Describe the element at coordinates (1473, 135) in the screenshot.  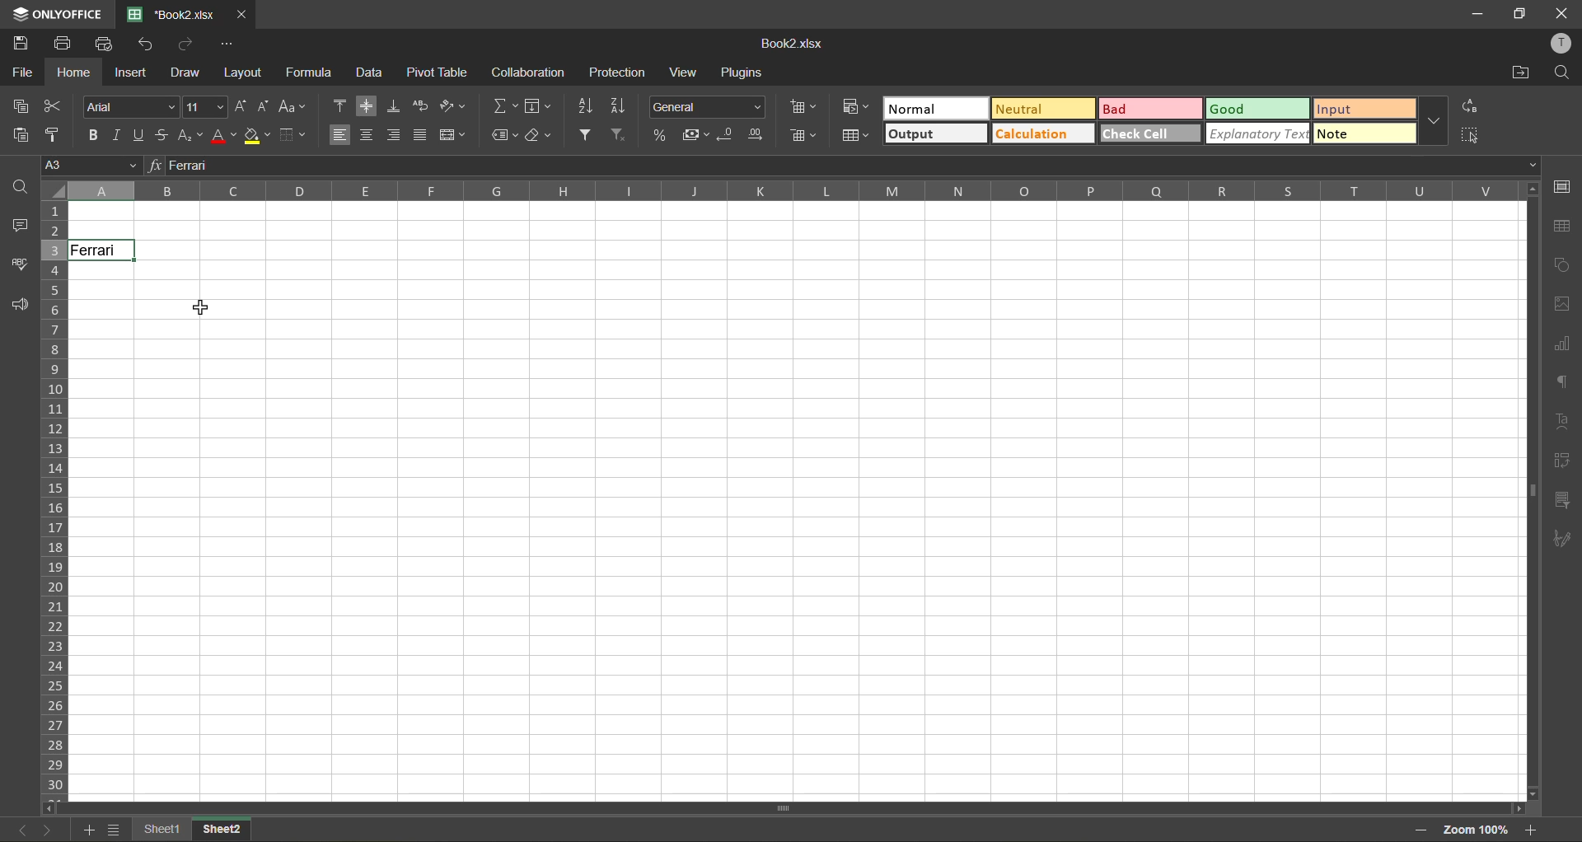
I see `select all` at that location.